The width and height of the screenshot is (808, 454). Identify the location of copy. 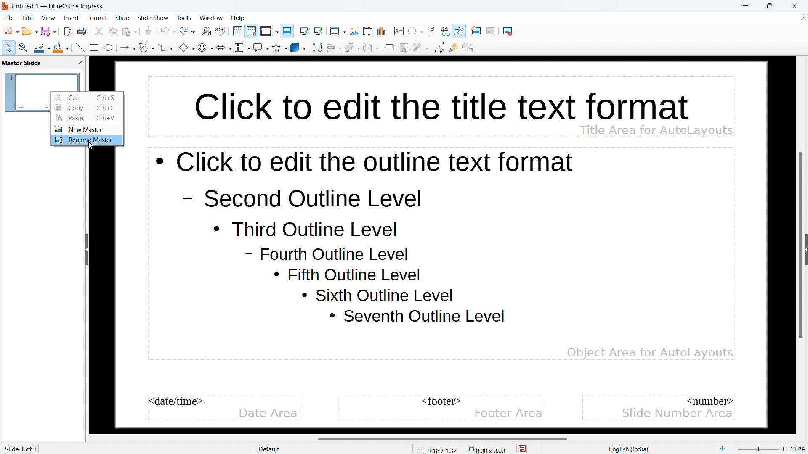
(88, 108).